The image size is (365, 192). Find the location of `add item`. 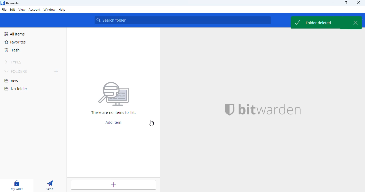

add item is located at coordinates (113, 122).